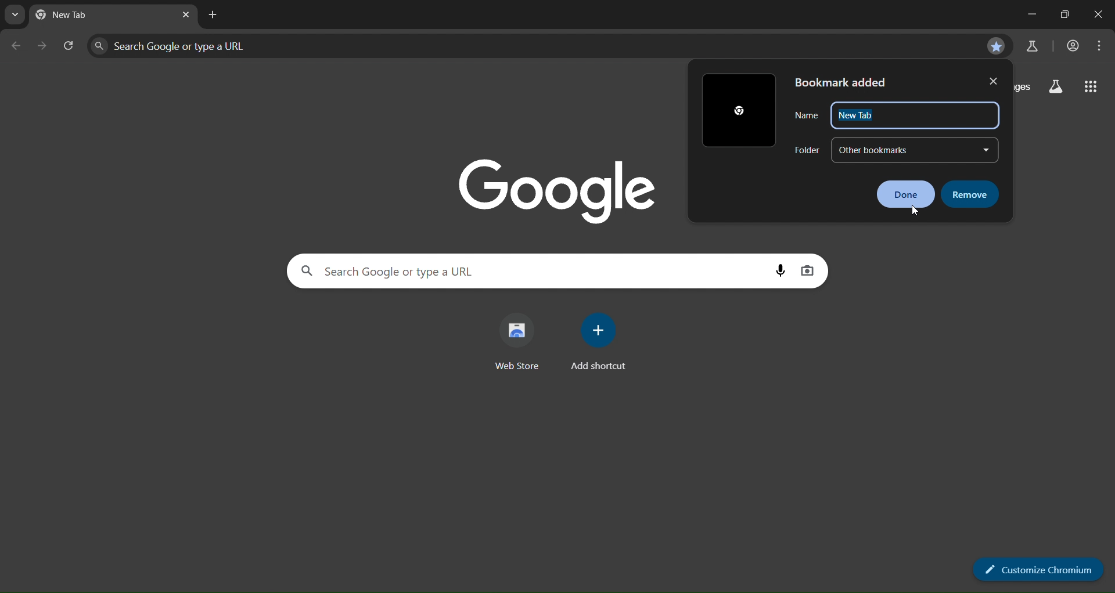  Describe the element at coordinates (185, 15) in the screenshot. I see `close tab` at that location.